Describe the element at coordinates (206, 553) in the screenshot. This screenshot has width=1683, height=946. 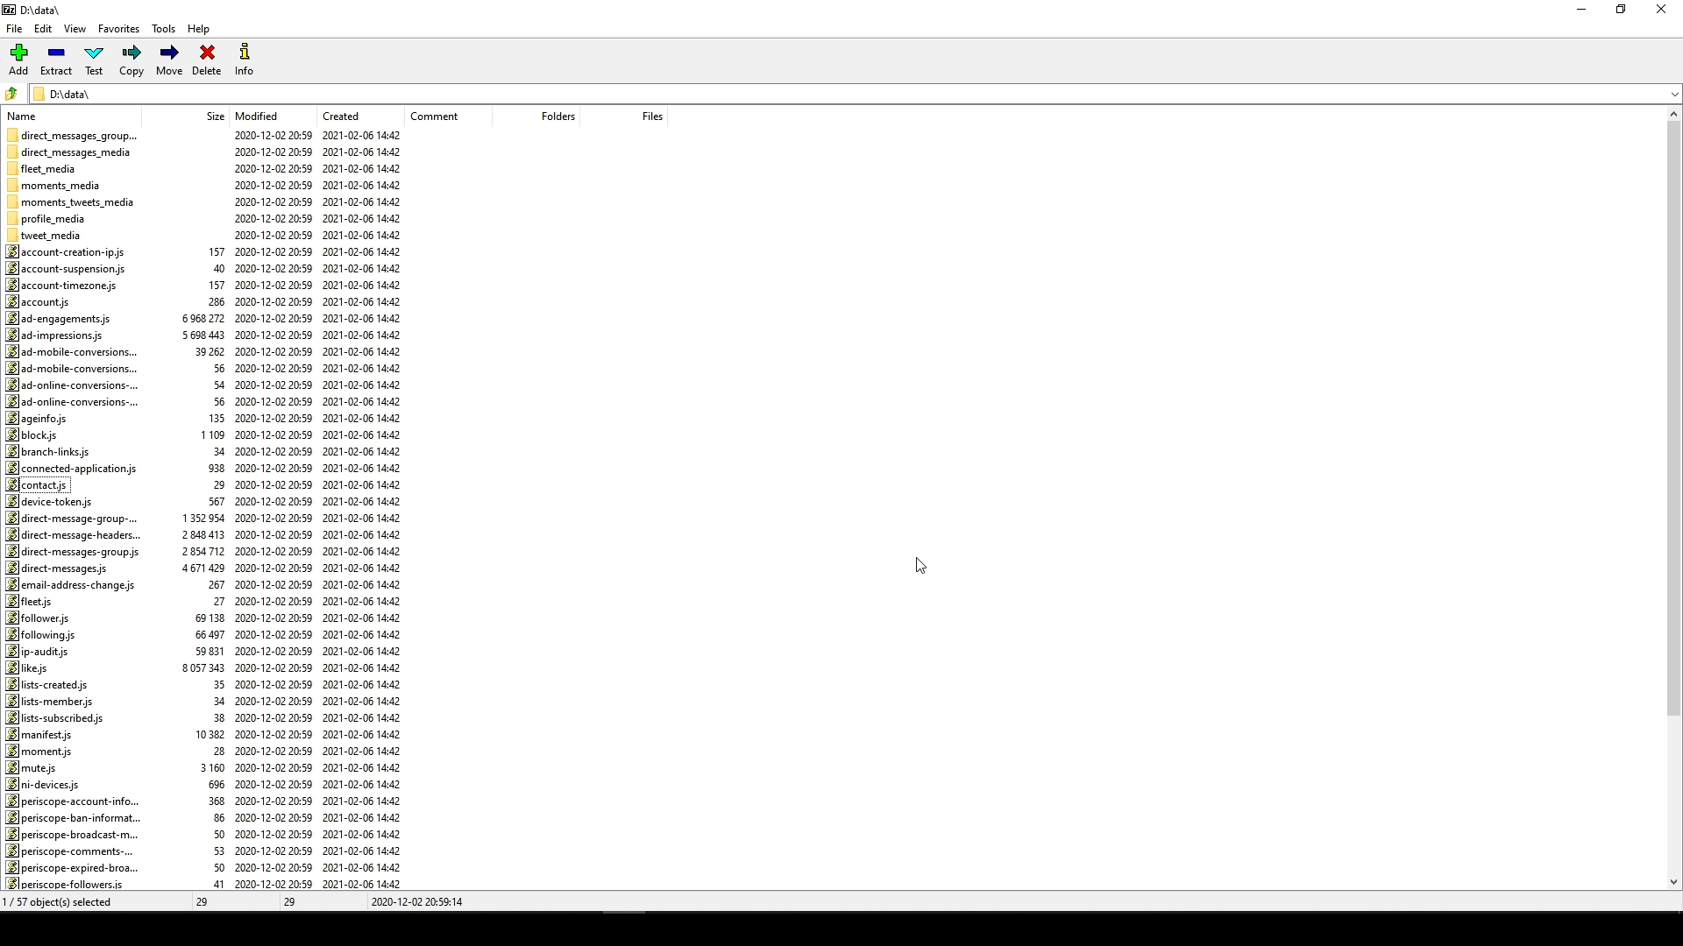
I see `size` at that location.